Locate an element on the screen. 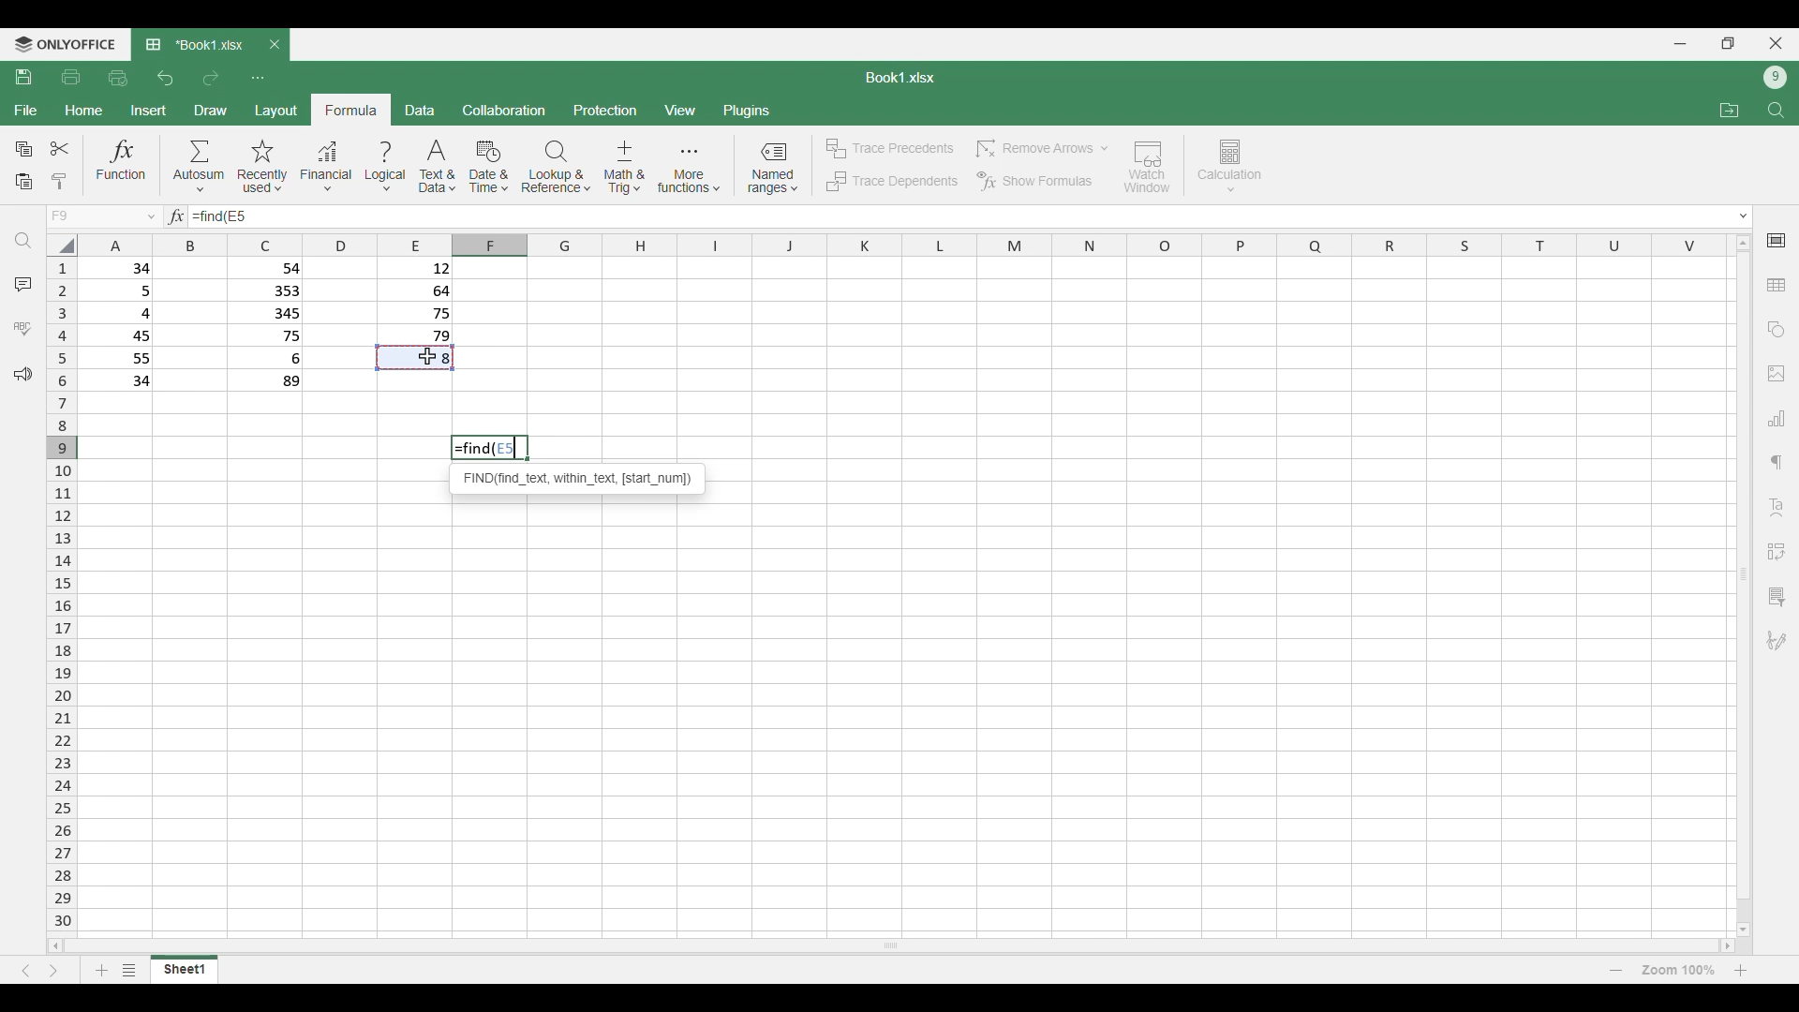 This screenshot has width=1799, height=1012. Add digital signature or signature line is located at coordinates (1777, 641).